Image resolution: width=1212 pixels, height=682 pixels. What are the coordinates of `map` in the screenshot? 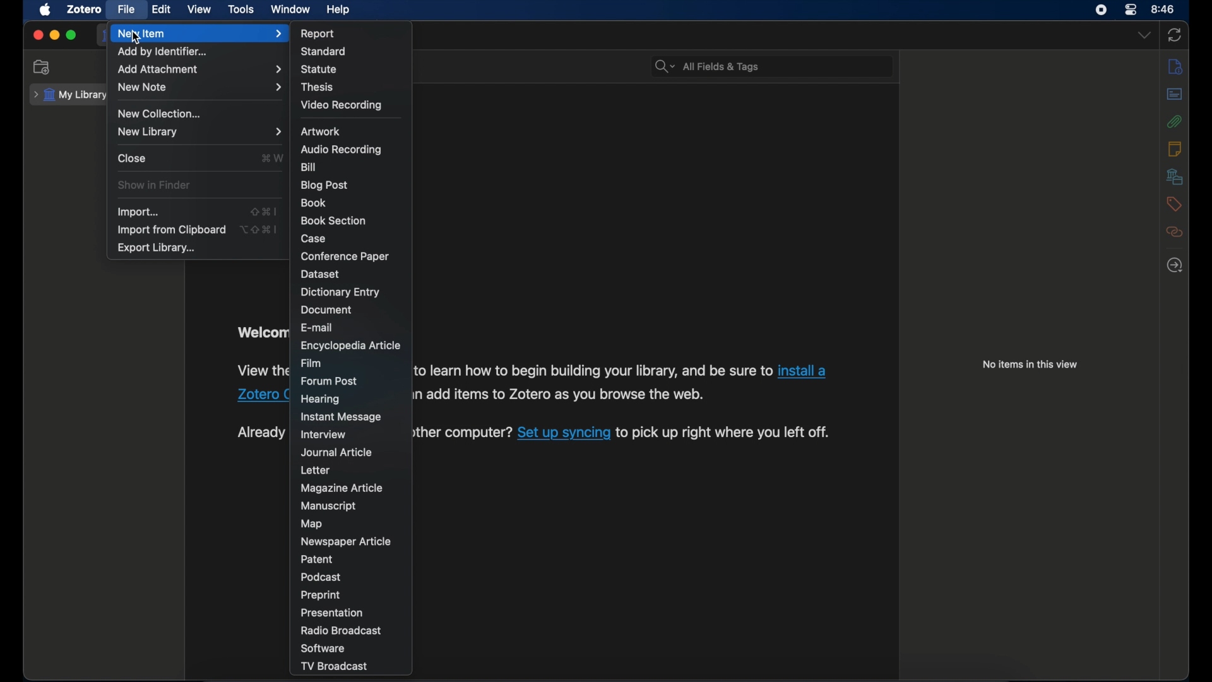 It's located at (312, 523).